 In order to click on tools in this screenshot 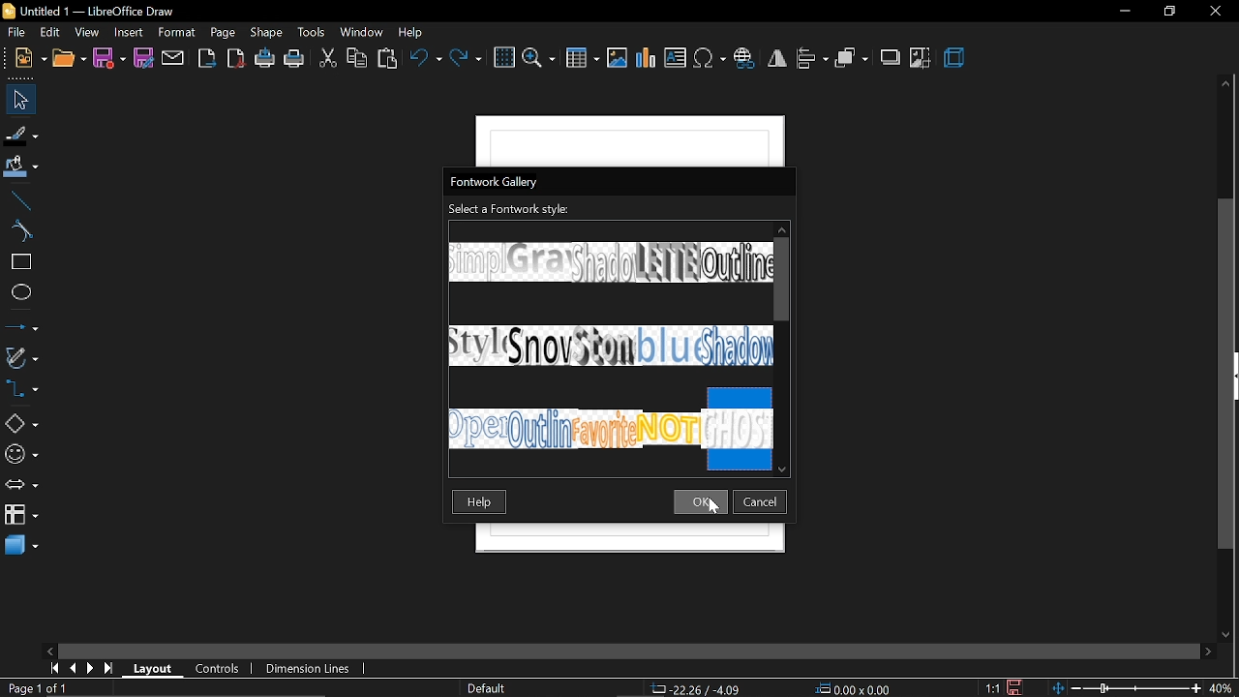, I will do `click(312, 33)`.